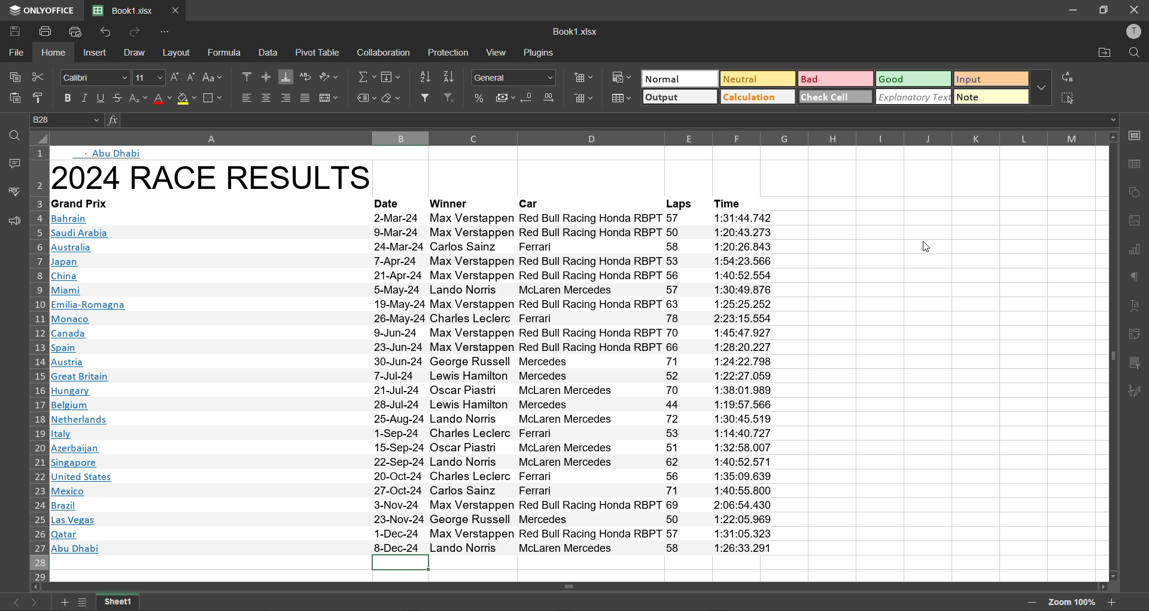 This screenshot has height=611, width=1149. What do you see at coordinates (415, 291) in the screenshot?
I see `Miami 5-May-24 Lando Norris McLaren Mercedes 57 1:30:49.876` at bounding box center [415, 291].